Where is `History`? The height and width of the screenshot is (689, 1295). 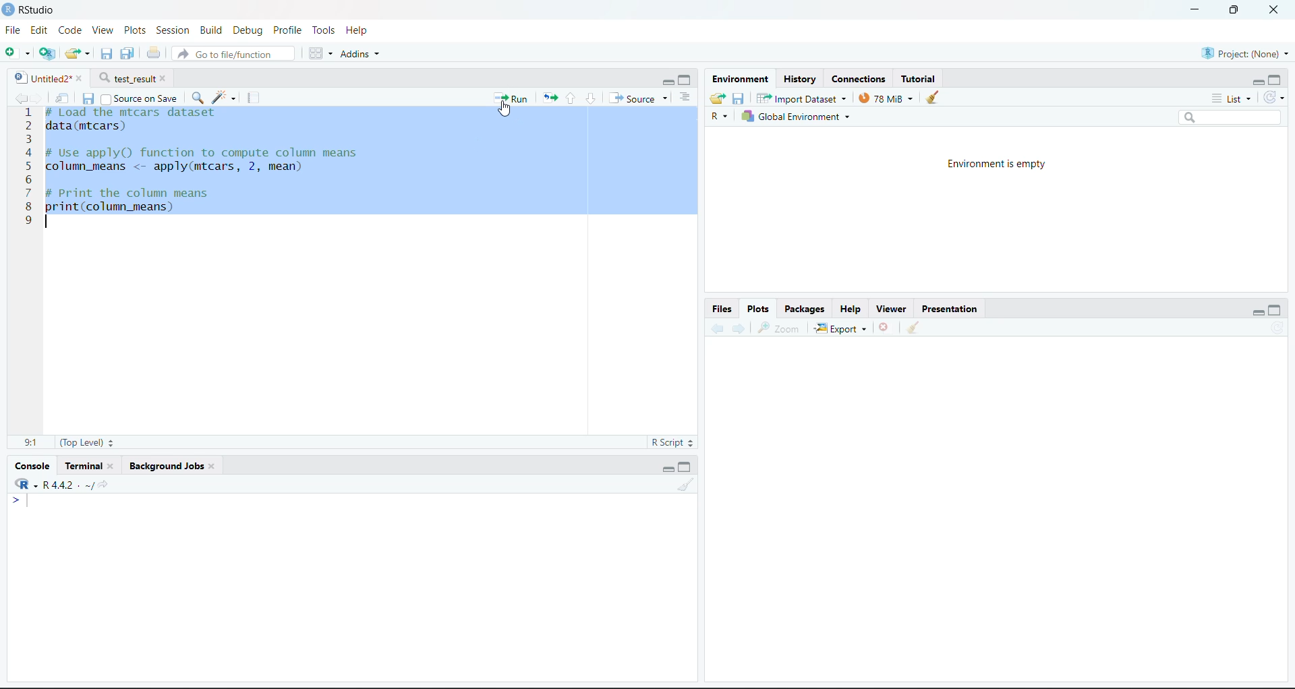
History is located at coordinates (800, 78).